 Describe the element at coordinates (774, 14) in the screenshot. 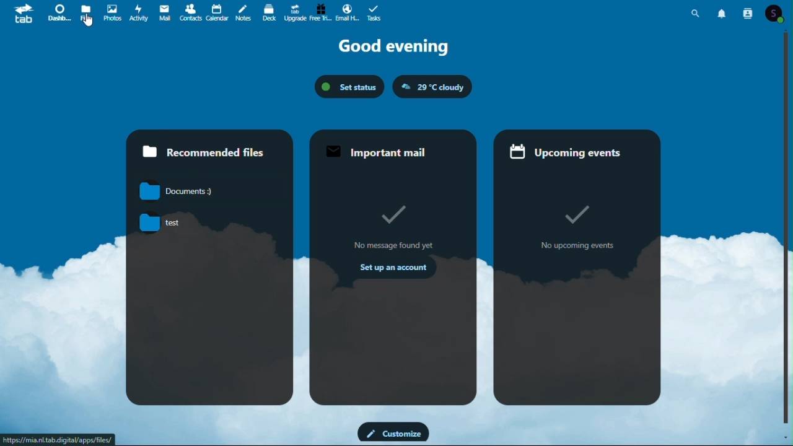

I see `Account icon` at that location.